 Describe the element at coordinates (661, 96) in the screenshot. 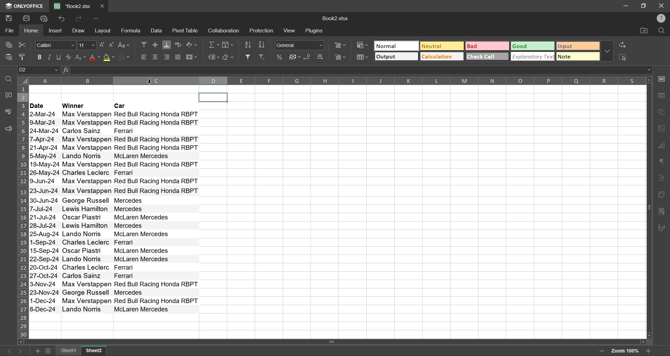

I see `table` at that location.